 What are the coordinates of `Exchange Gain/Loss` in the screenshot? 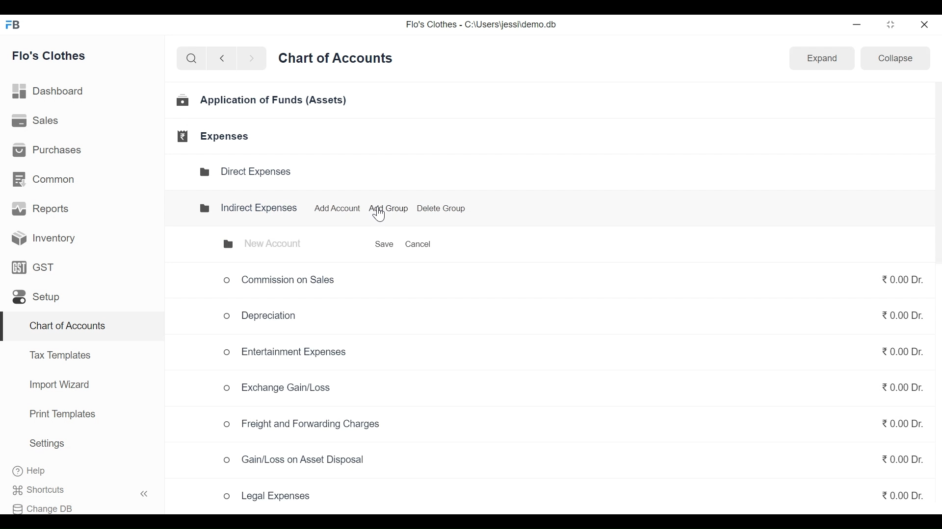 It's located at (282, 388).